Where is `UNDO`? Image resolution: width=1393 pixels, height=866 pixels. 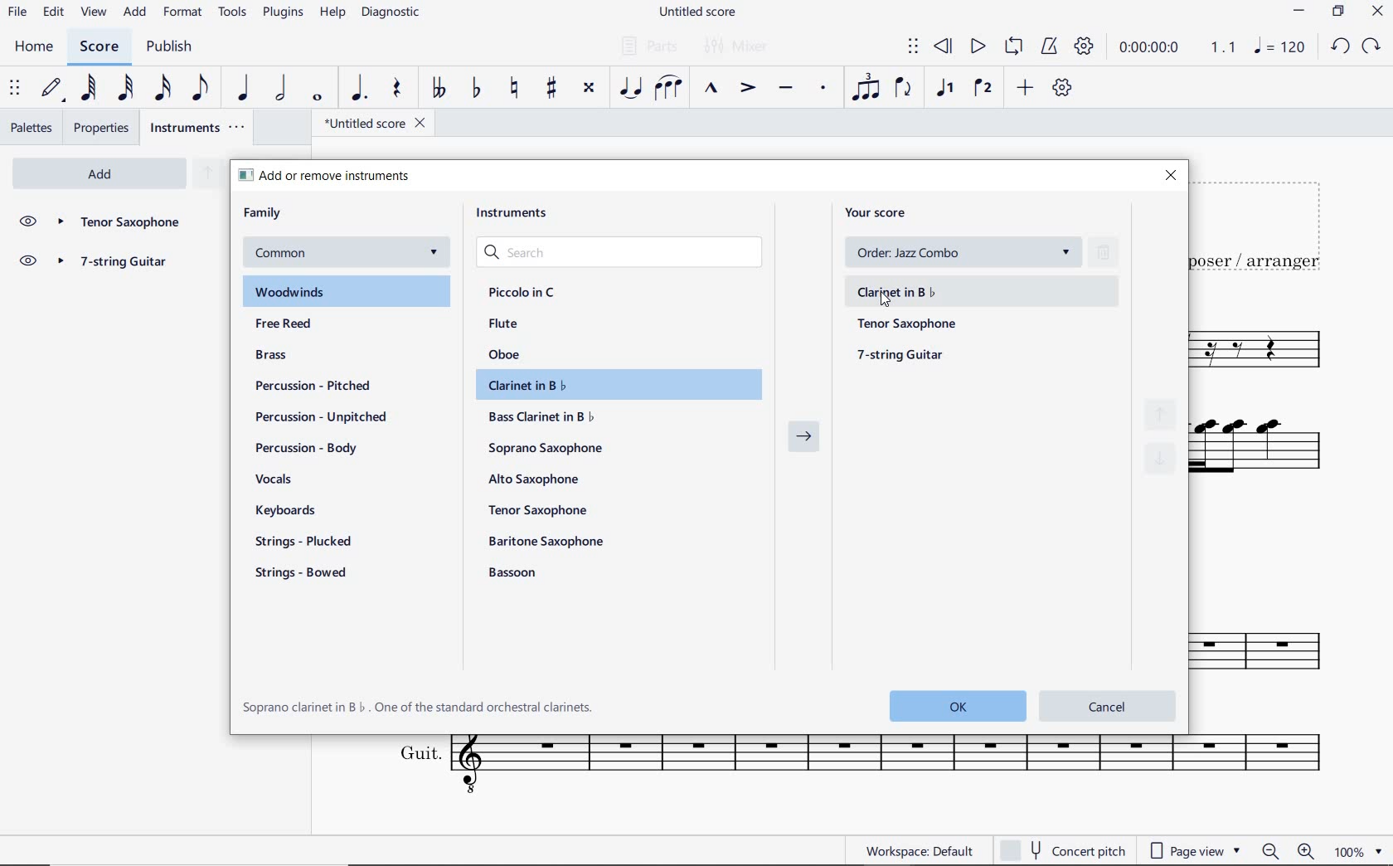
UNDO is located at coordinates (1340, 47).